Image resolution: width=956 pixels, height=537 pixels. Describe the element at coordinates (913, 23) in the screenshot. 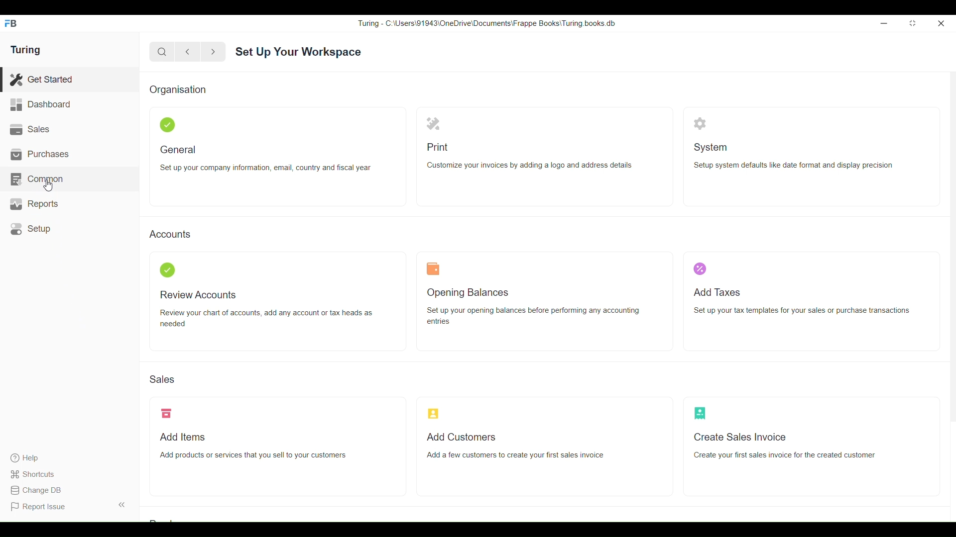

I see `Change dimension` at that location.